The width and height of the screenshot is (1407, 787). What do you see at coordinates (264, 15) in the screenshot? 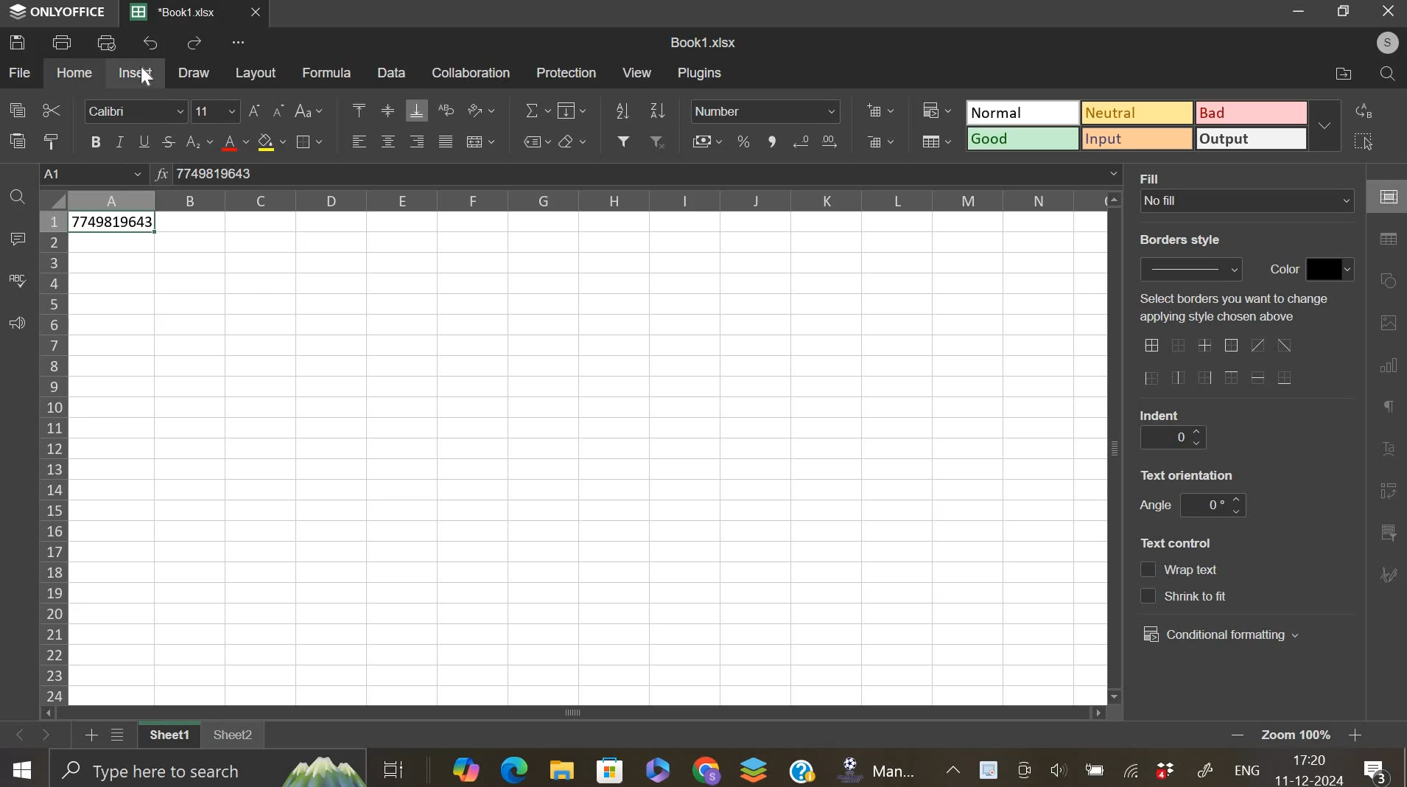
I see `close` at bounding box center [264, 15].